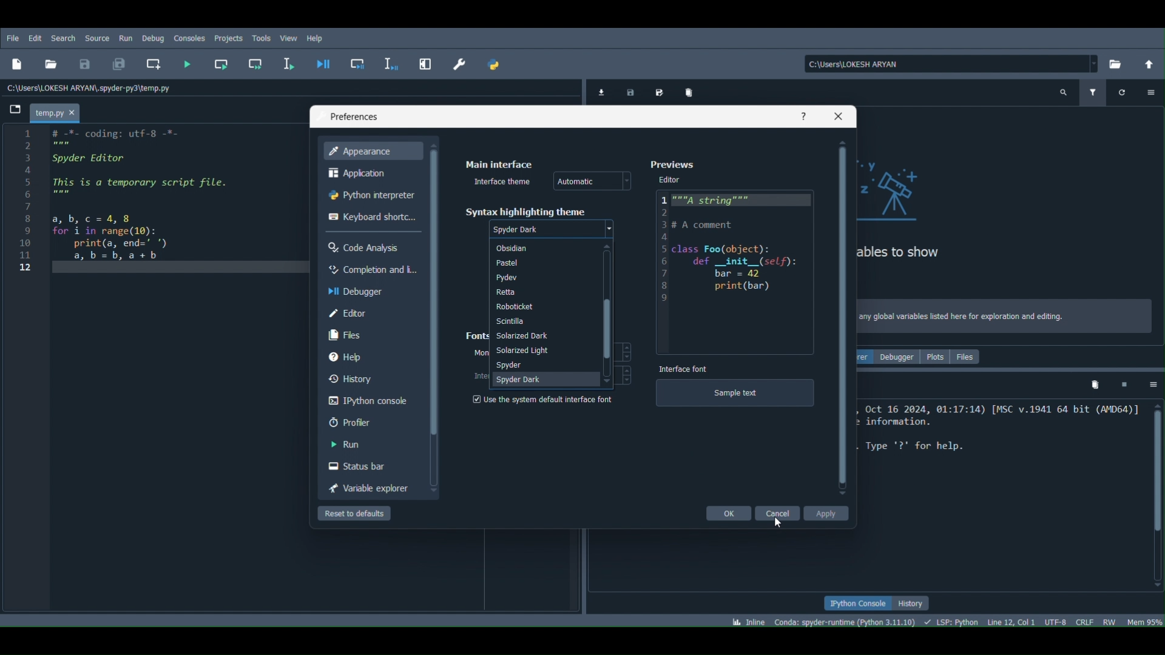 This screenshot has width=1165, height=655. What do you see at coordinates (99, 38) in the screenshot?
I see `Source` at bounding box center [99, 38].